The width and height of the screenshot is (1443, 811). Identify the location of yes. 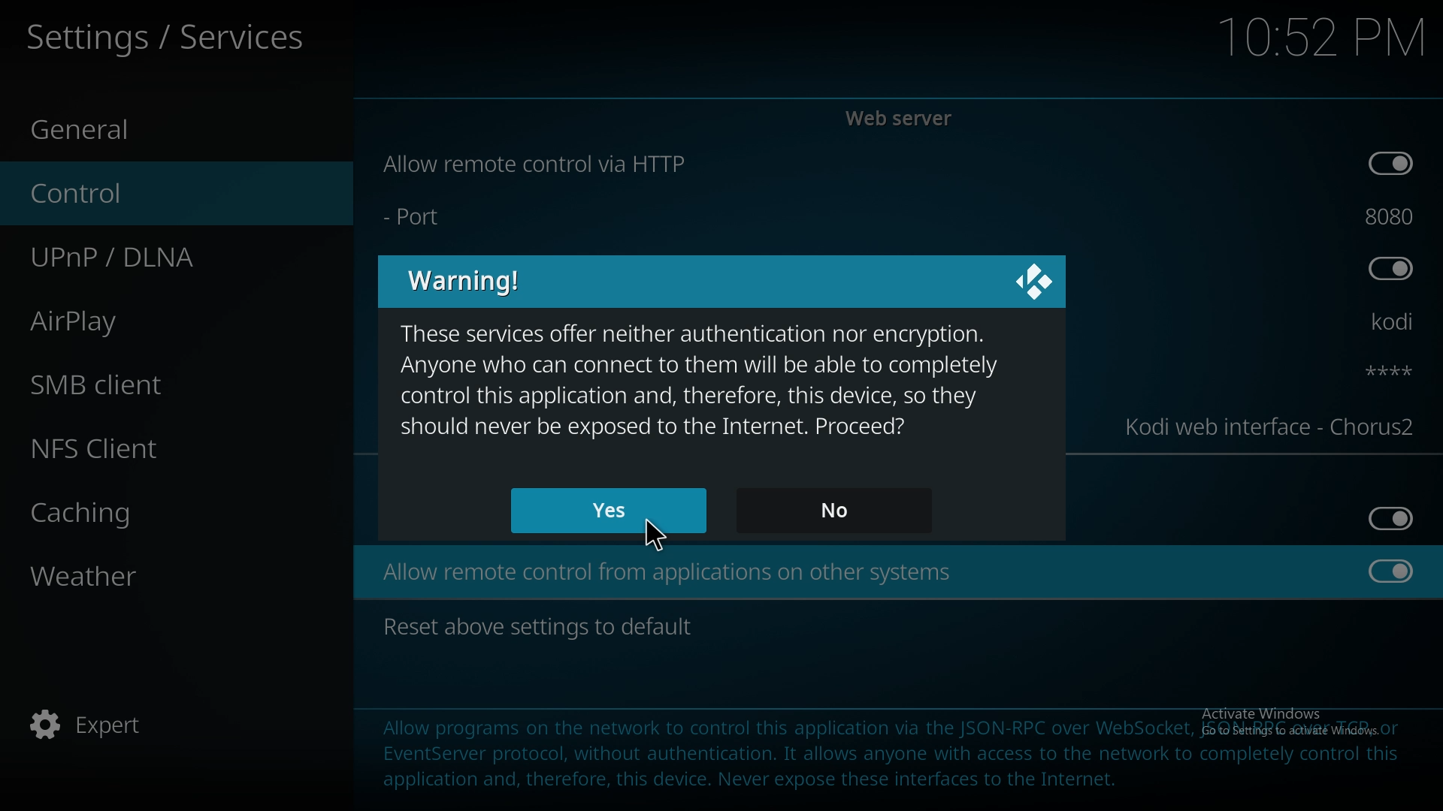
(607, 508).